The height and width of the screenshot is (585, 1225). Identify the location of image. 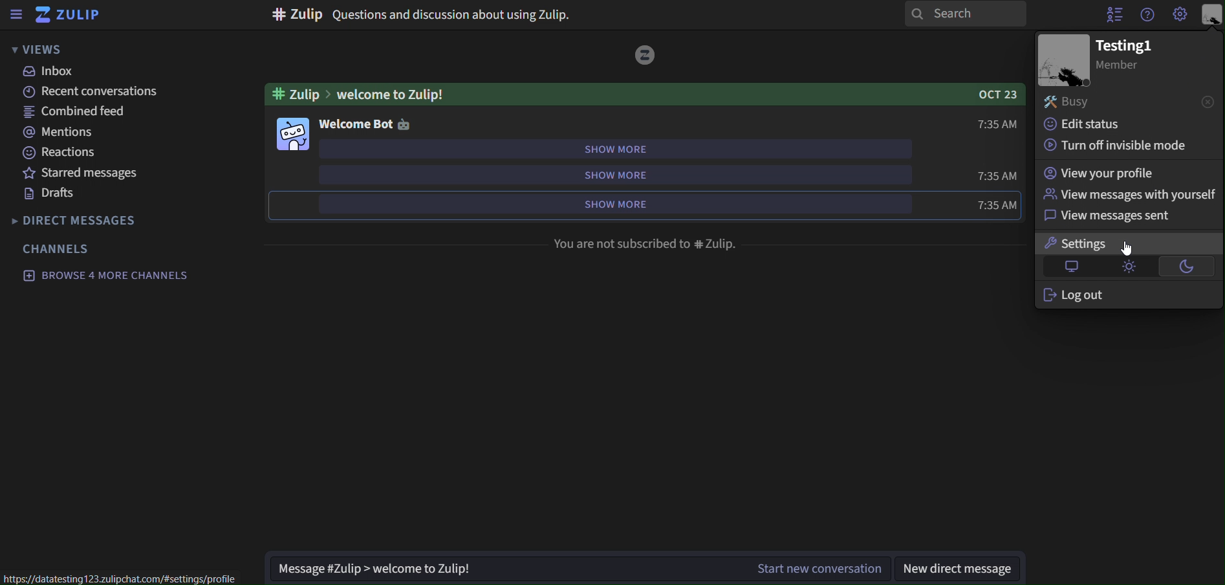
(295, 133).